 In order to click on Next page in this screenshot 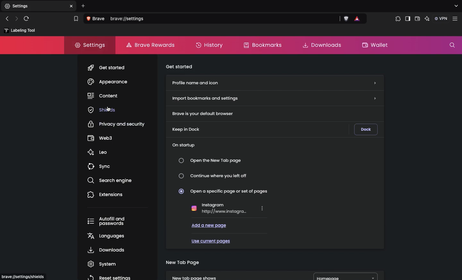, I will do `click(16, 19)`.